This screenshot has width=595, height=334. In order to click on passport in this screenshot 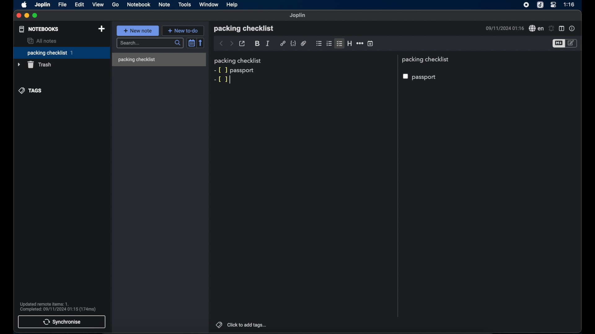, I will do `click(243, 70)`.